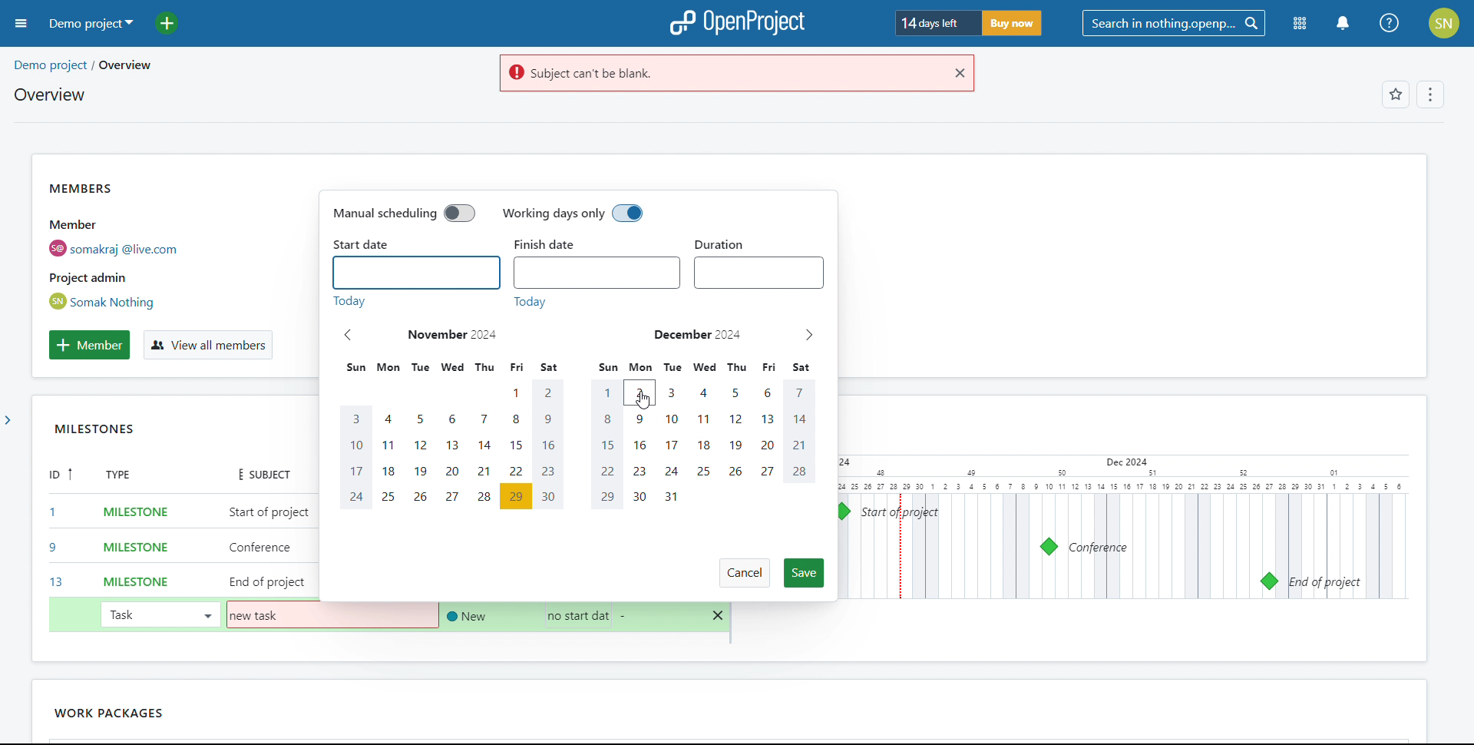 The image size is (1474, 745). Describe the element at coordinates (696, 334) in the screenshot. I see `december 2024` at that location.